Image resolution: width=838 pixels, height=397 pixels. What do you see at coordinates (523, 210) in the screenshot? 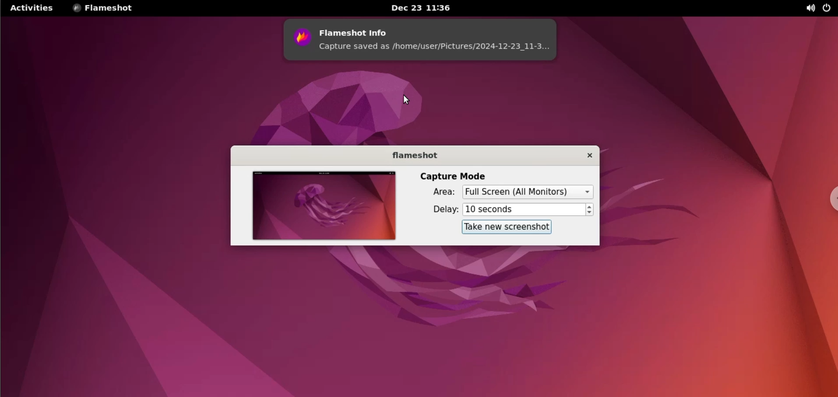
I see `delay time` at bounding box center [523, 210].